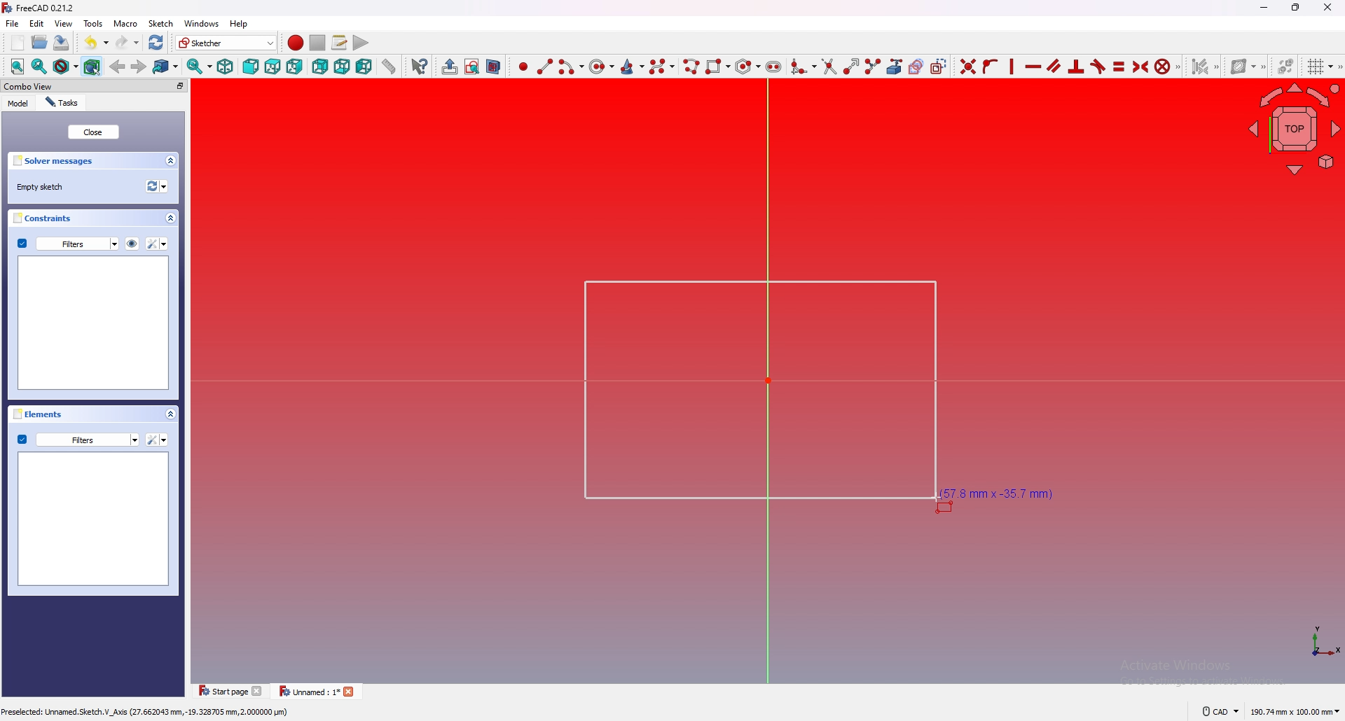 This screenshot has width=1345, height=721. I want to click on bottom, so click(342, 66).